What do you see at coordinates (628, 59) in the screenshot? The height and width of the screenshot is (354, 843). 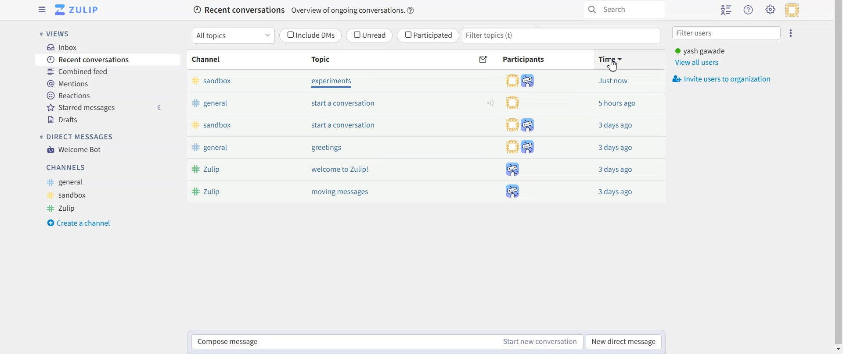 I see `Time` at bounding box center [628, 59].